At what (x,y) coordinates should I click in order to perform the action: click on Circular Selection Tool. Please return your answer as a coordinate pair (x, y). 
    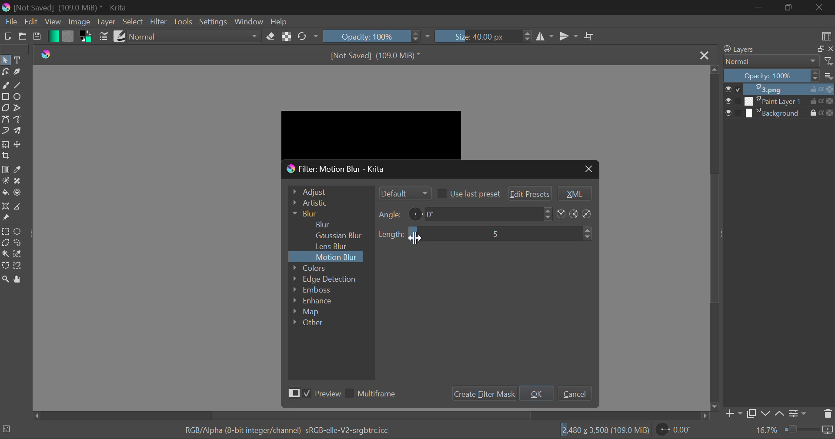
    Looking at the image, I should click on (19, 232).